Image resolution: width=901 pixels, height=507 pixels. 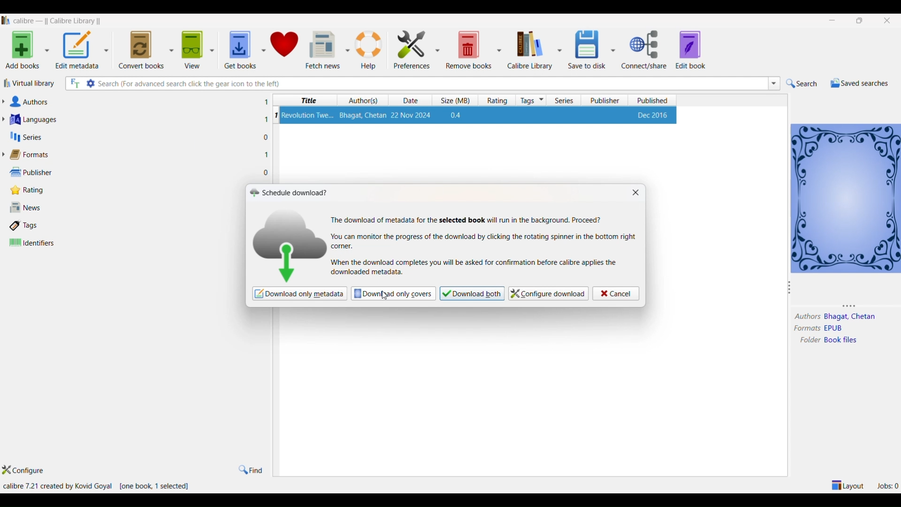 What do you see at coordinates (843, 340) in the screenshot?
I see `folder name` at bounding box center [843, 340].